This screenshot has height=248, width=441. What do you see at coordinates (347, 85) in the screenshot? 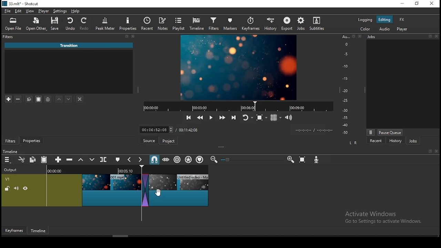
I see `scale` at bounding box center [347, 85].